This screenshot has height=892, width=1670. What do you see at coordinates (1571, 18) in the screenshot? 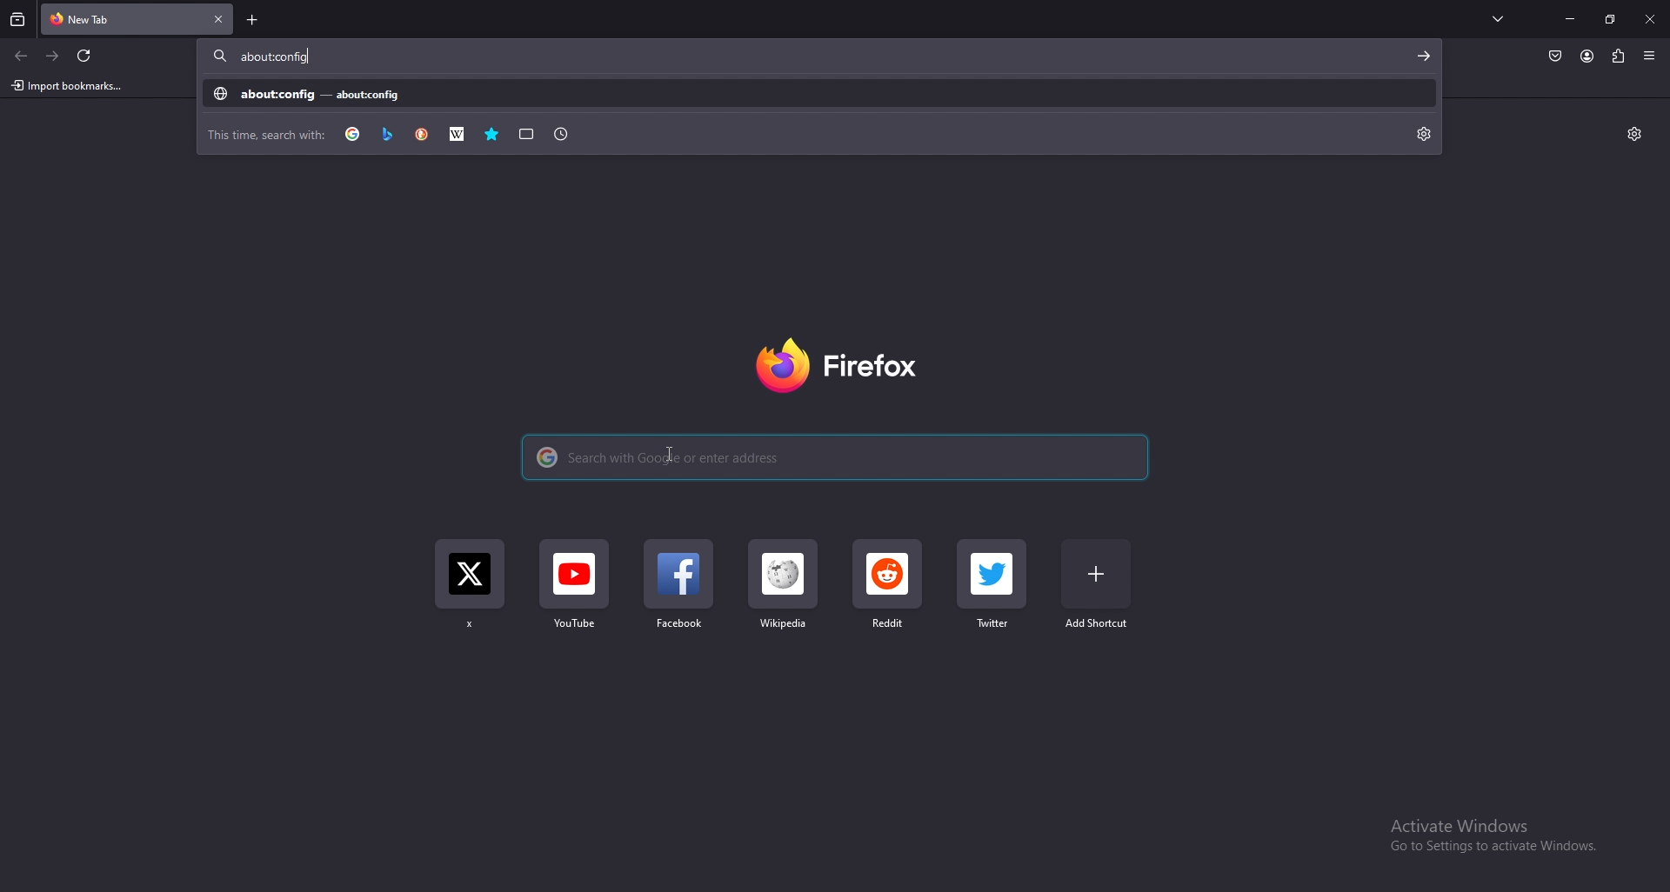
I see `minimize` at bounding box center [1571, 18].